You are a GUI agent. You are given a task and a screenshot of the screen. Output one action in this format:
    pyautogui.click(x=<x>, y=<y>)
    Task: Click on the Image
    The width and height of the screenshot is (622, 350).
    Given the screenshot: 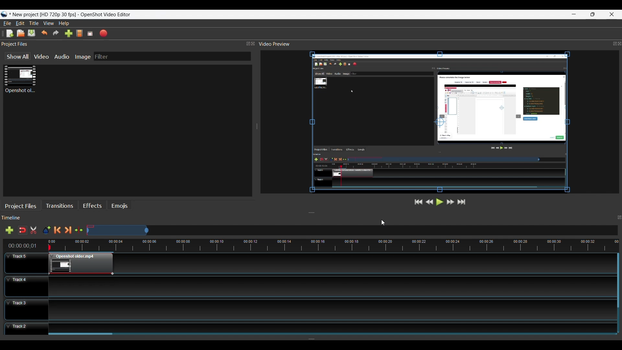 What is the action you would take?
    pyautogui.click(x=82, y=57)
    